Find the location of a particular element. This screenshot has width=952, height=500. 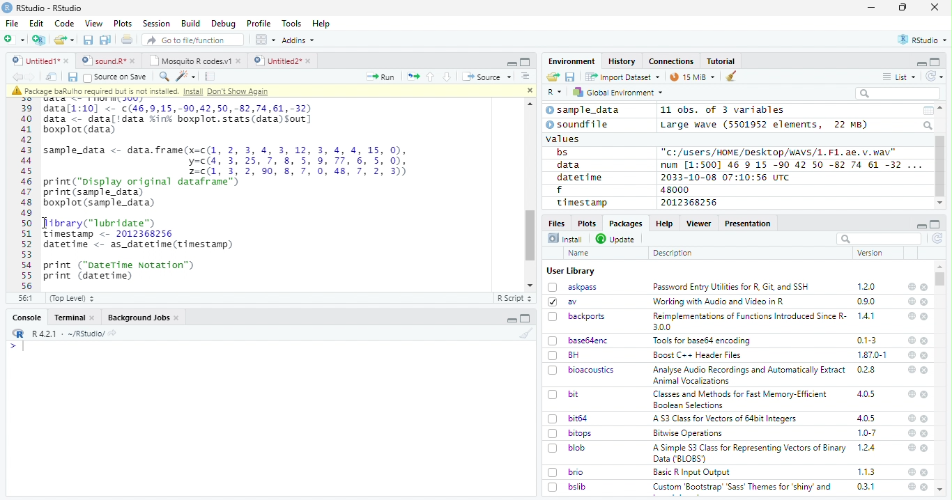

scroll bar is located at coordinates (941, 279).